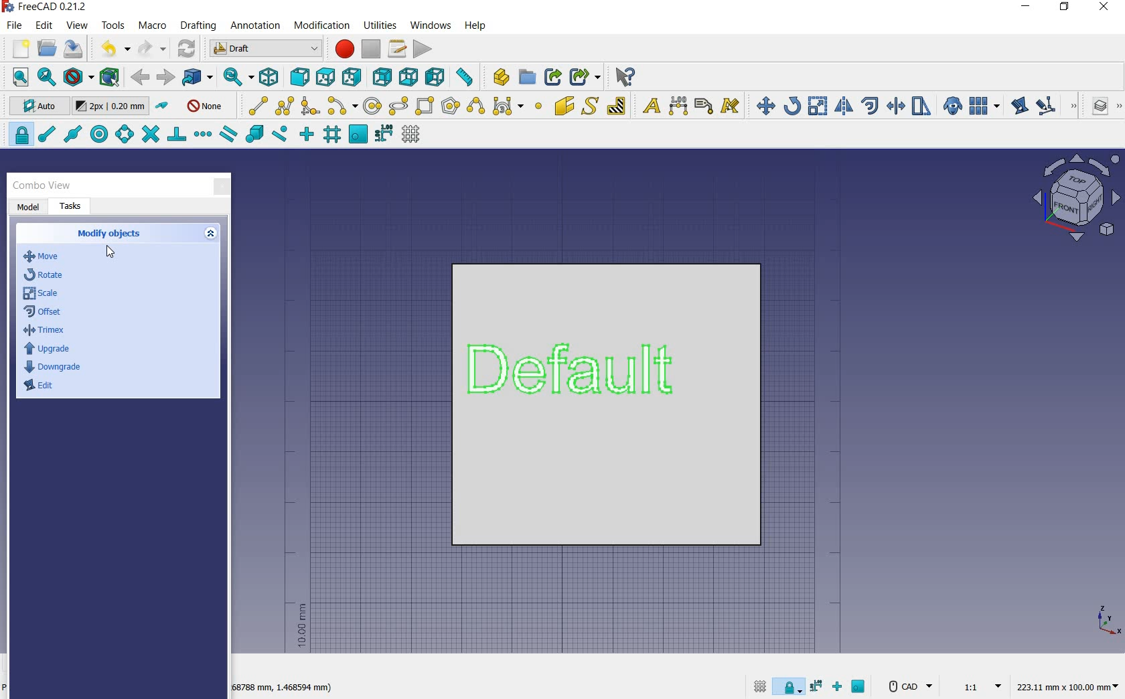 The height and width of the screenshot is (699, 1125). I want to click on create part, so click(498, 76).